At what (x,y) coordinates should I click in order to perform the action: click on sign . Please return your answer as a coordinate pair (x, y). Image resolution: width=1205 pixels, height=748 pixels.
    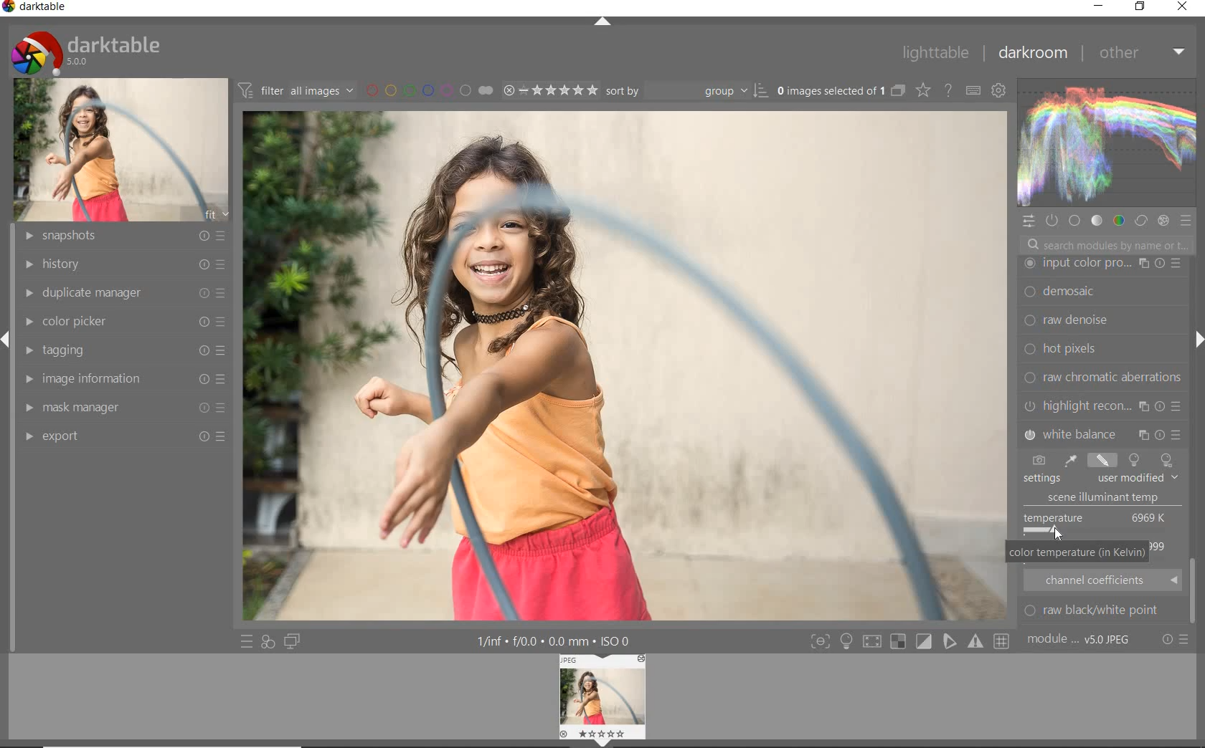
    Looking at the image, I should click on (846, 641).